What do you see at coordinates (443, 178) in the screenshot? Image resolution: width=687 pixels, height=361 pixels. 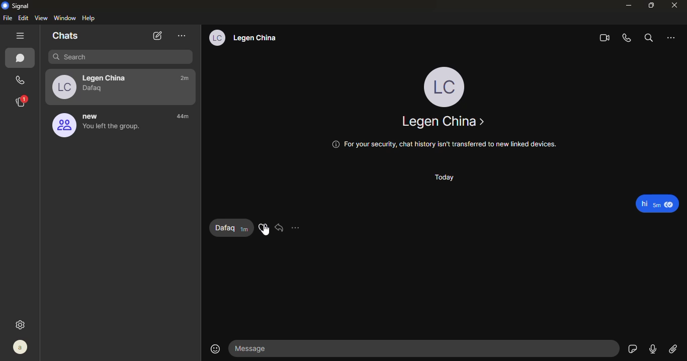 I see `today` at bounding box center [443, 178].